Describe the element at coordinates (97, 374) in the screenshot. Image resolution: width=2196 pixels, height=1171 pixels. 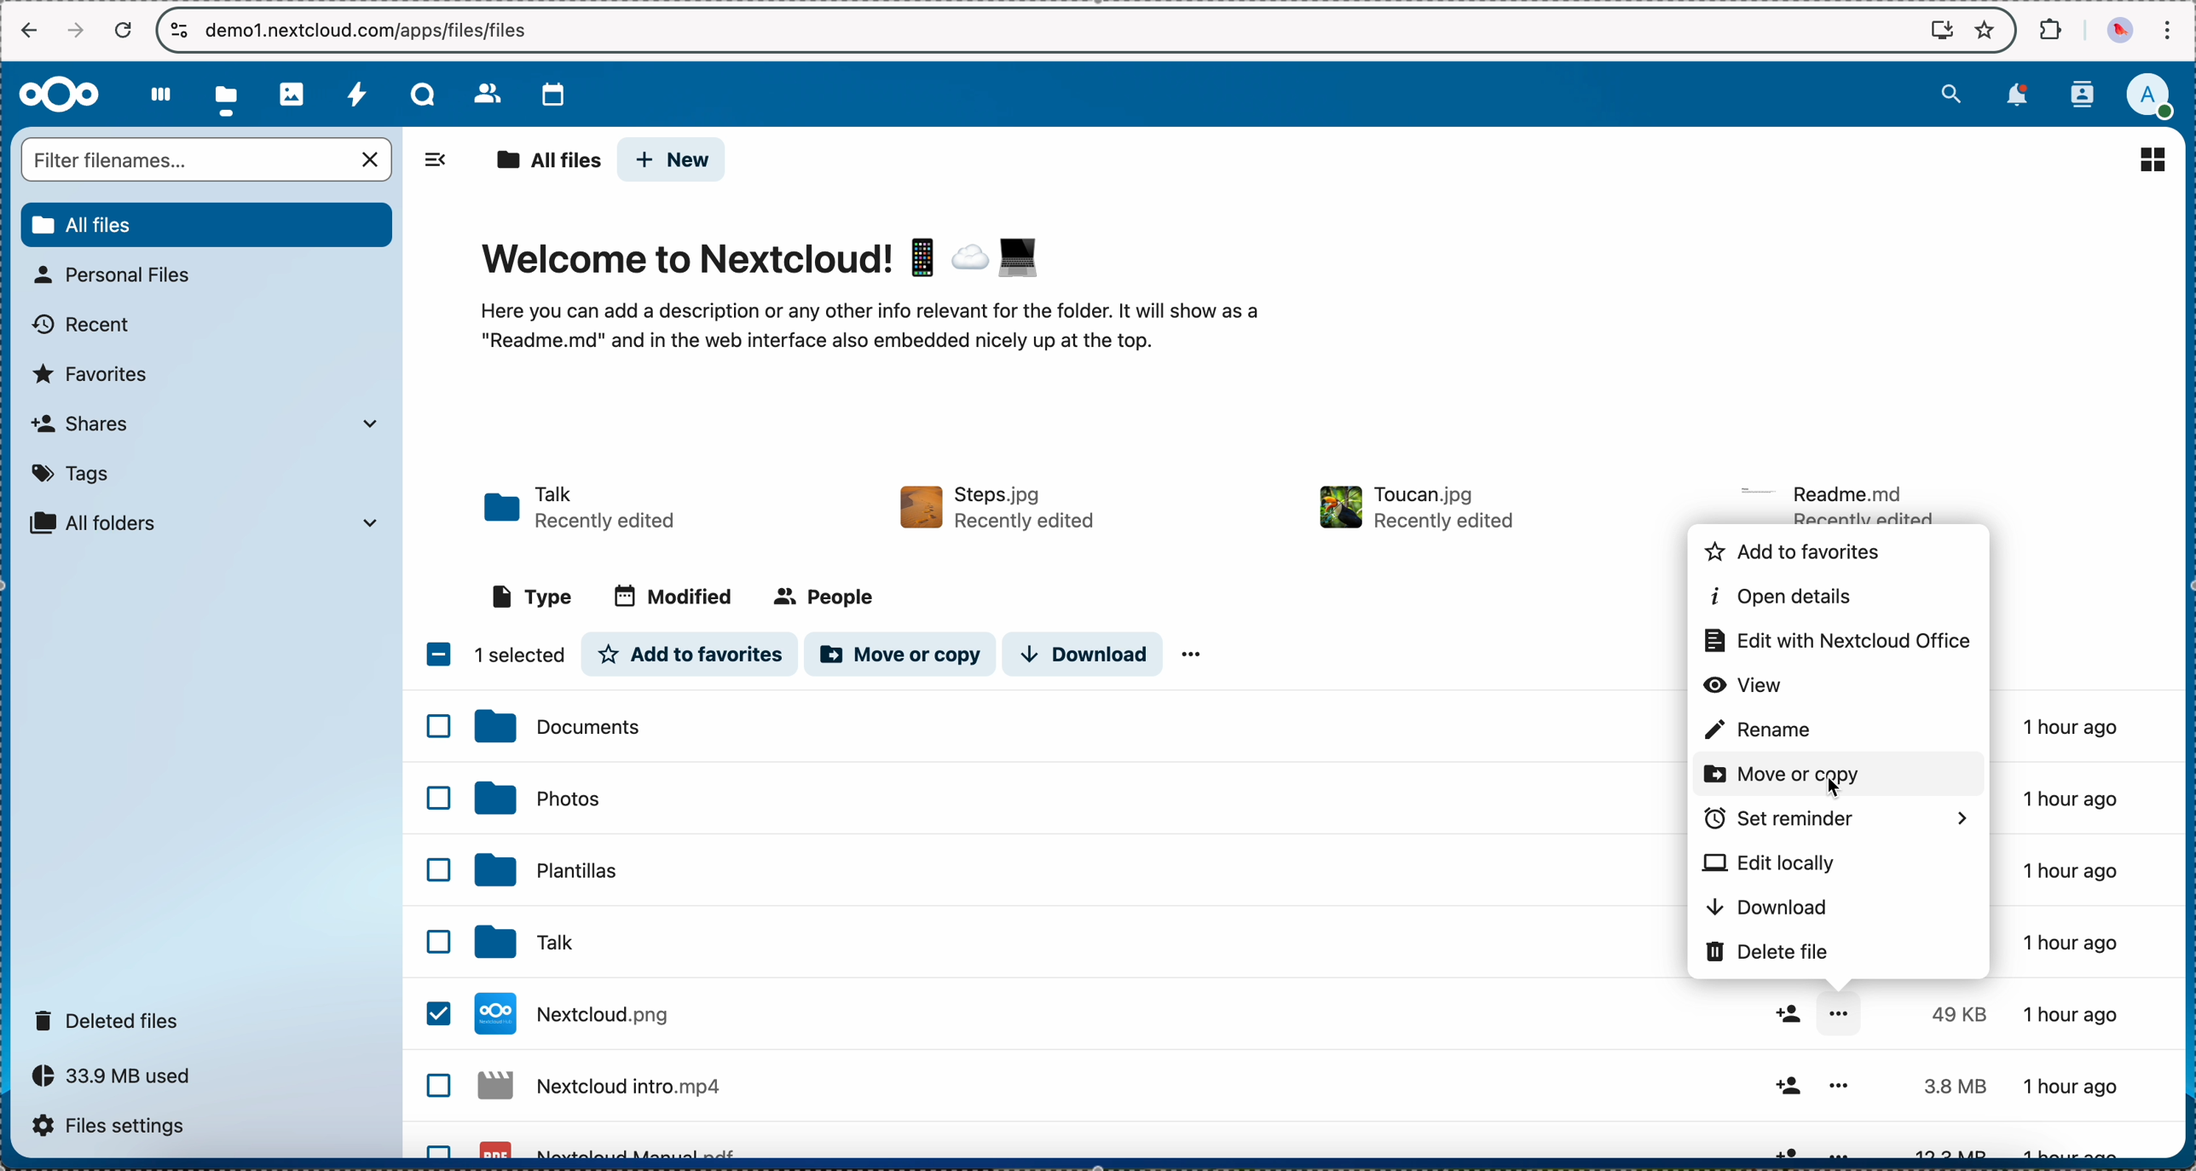
I see `favorites` at that location.